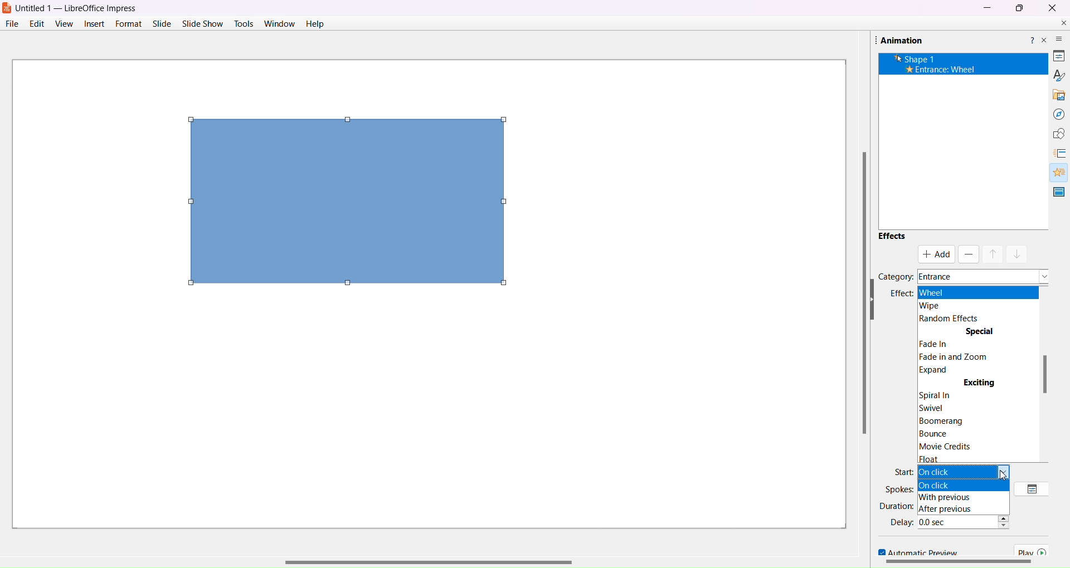 The height and width of the screenshot is (568, 1070). Describe the element at coordinates (464, 559) in the screenshot. I see `Horizontal Scroll Bar` at that location.